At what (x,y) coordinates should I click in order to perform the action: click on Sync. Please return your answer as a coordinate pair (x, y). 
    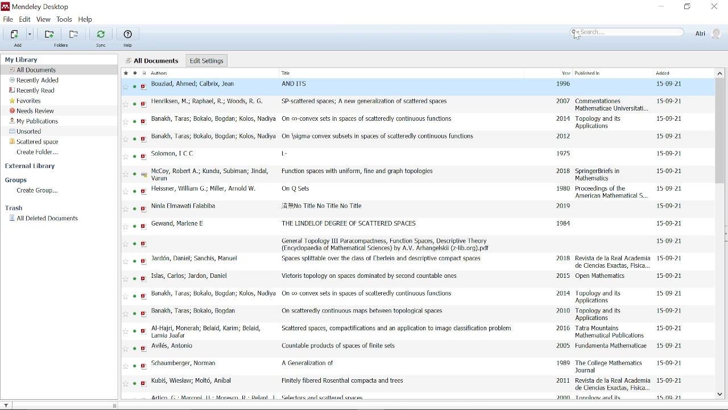
    Looking at the image, I should click on (101, 37).